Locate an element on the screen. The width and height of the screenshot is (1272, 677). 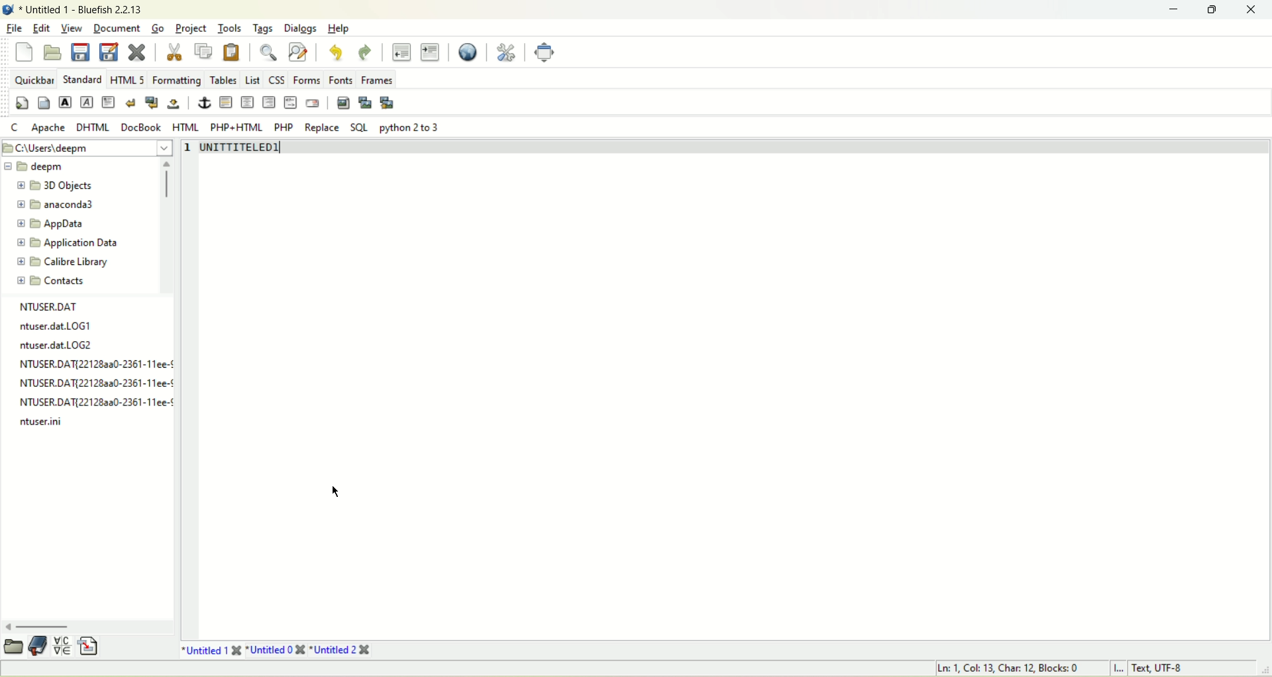
python 2to 3 is located at coordinates (415, 127).